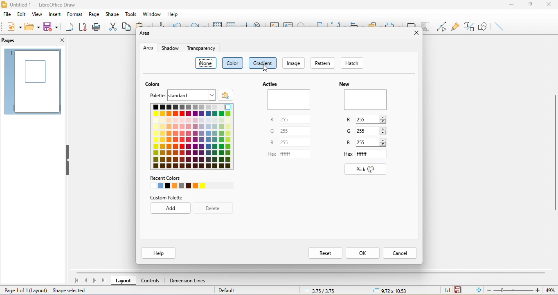 The width and height of the screenshot is (558, 295). Describe the element at coordinates (124, 281) in the screenshot. I see `layout` at that location.